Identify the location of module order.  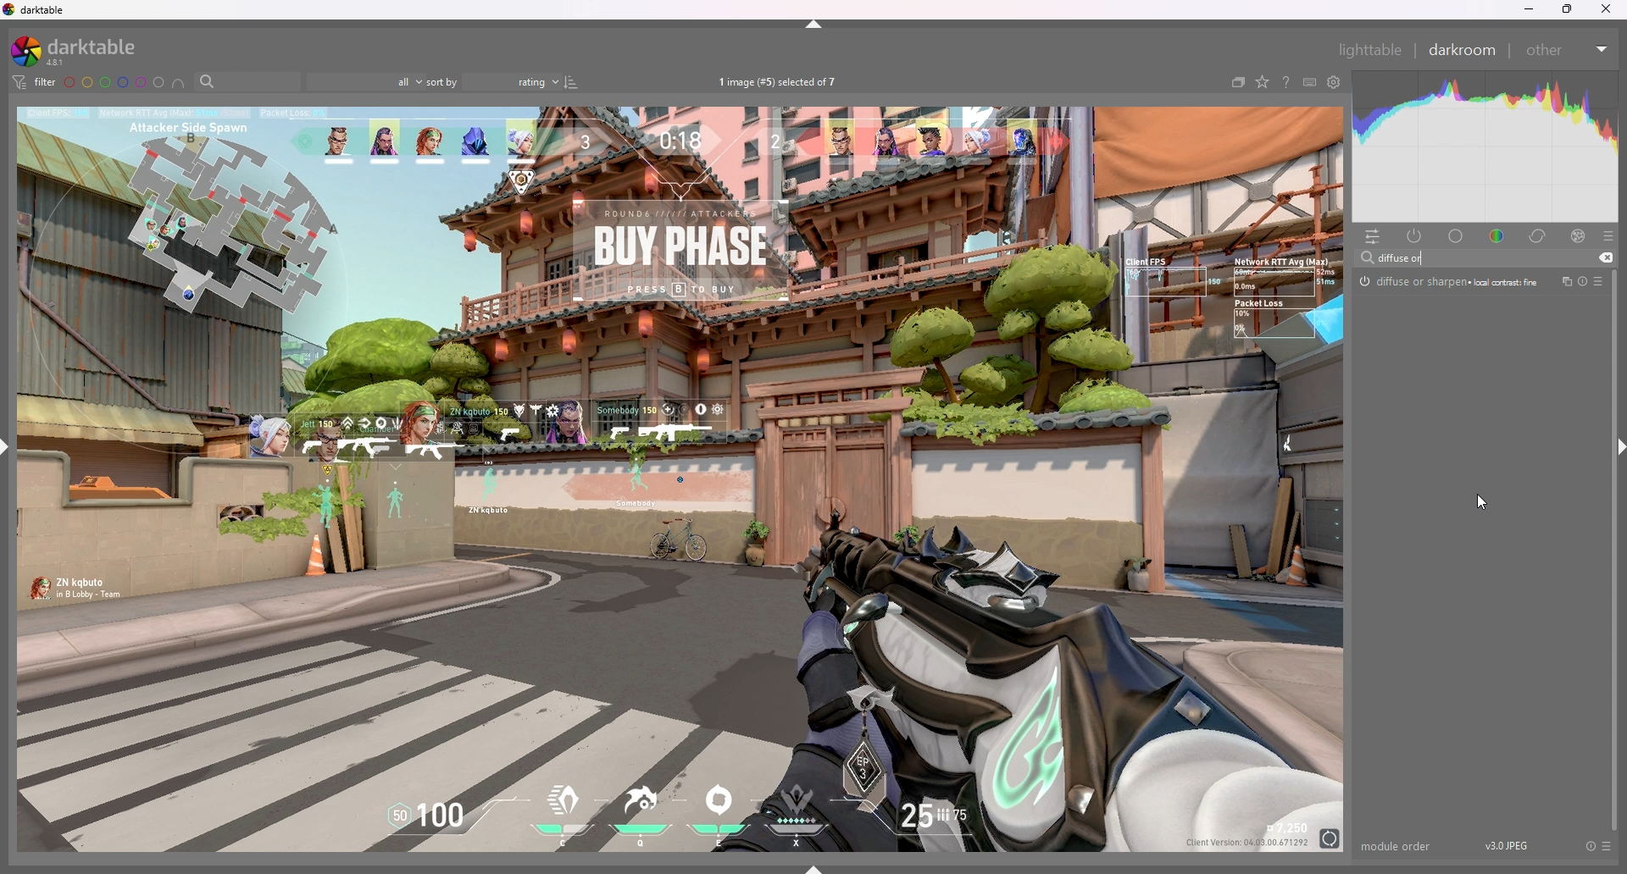
(1397, 846).